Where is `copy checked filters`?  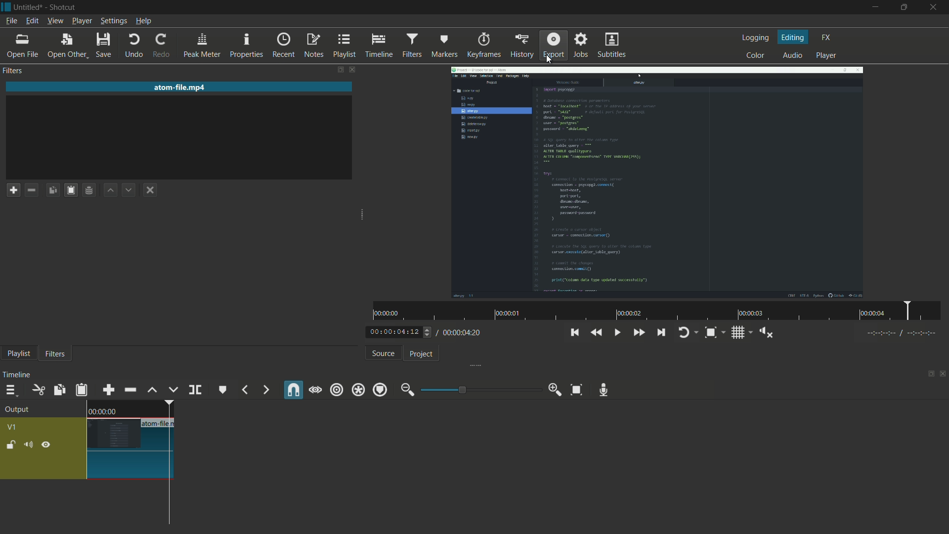 copy checked filters is located at coordinates (53, 190).